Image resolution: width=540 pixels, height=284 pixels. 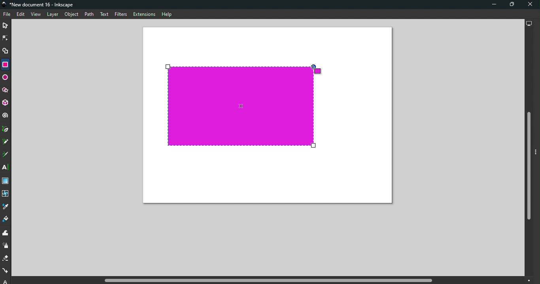 I want to click on Tweak tool, so click(x=7, y=233).